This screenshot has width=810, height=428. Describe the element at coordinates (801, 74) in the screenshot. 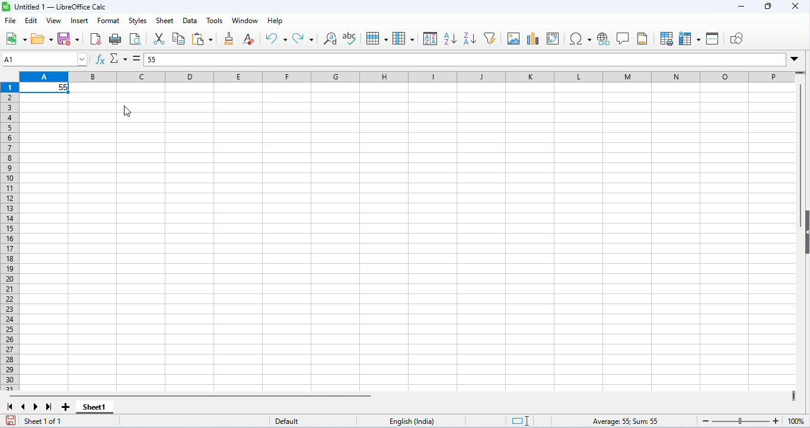

I see `drag to view more rows` at that location.